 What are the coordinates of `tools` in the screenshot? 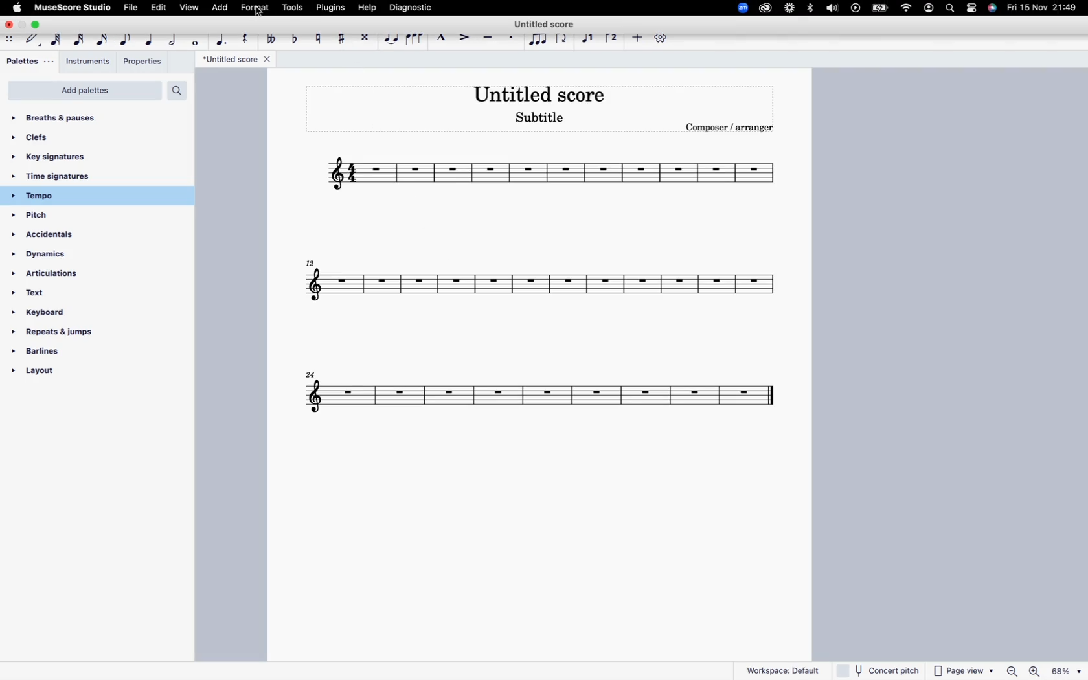 It's located at (293, 8).